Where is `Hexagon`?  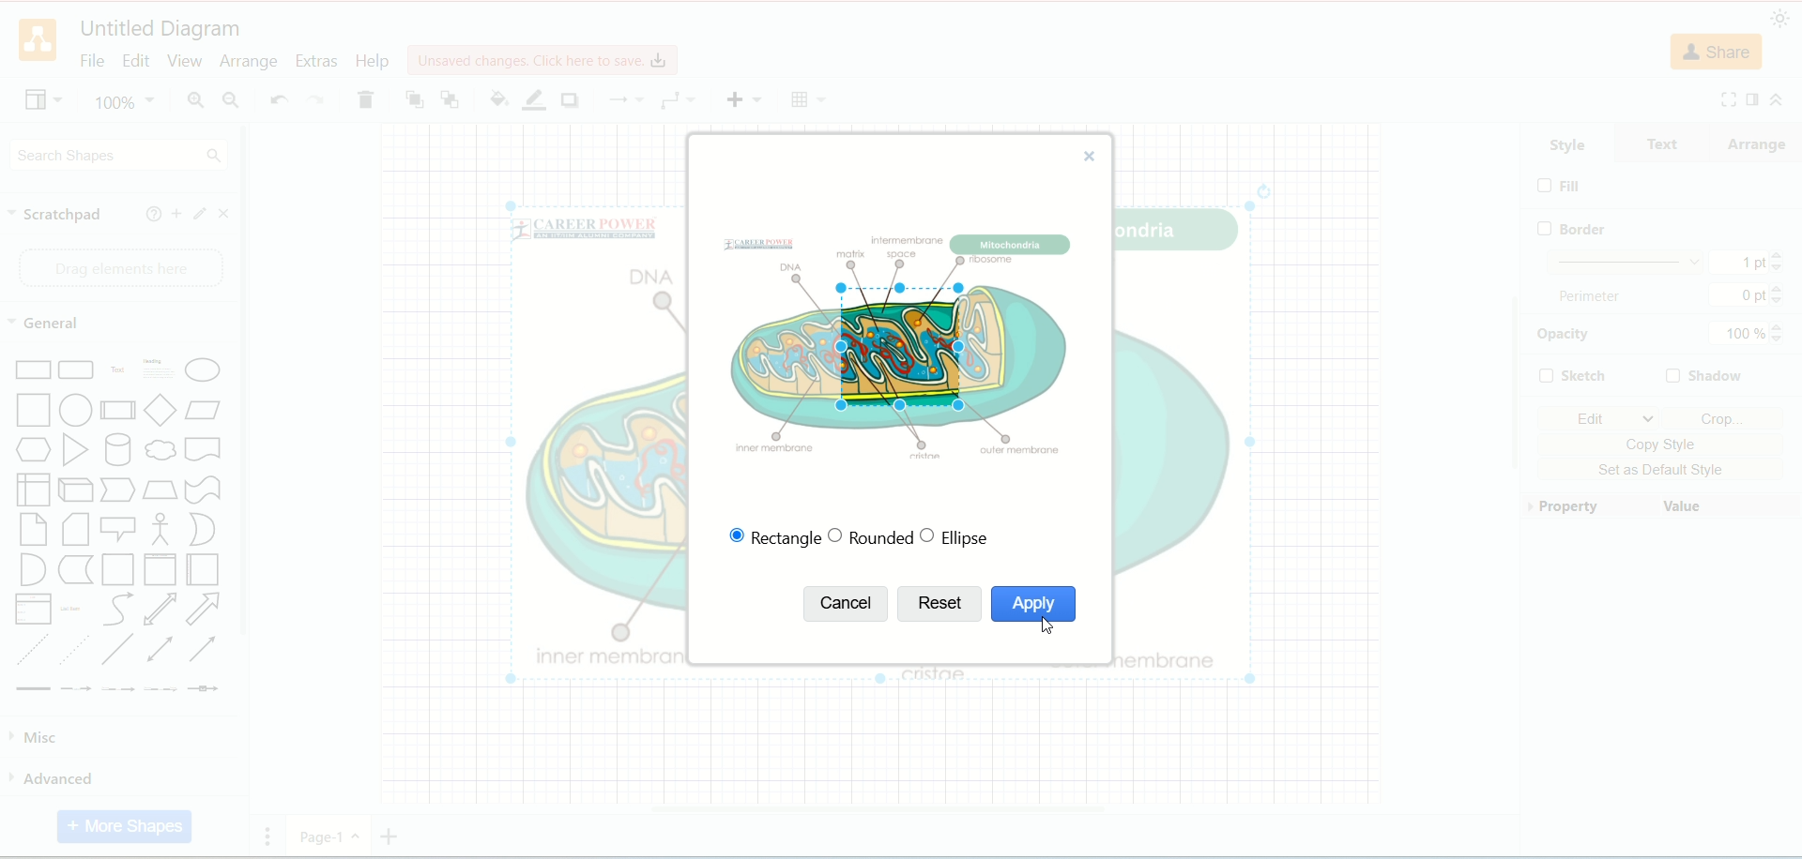
Hexagon is located at coordinates (35, 451).